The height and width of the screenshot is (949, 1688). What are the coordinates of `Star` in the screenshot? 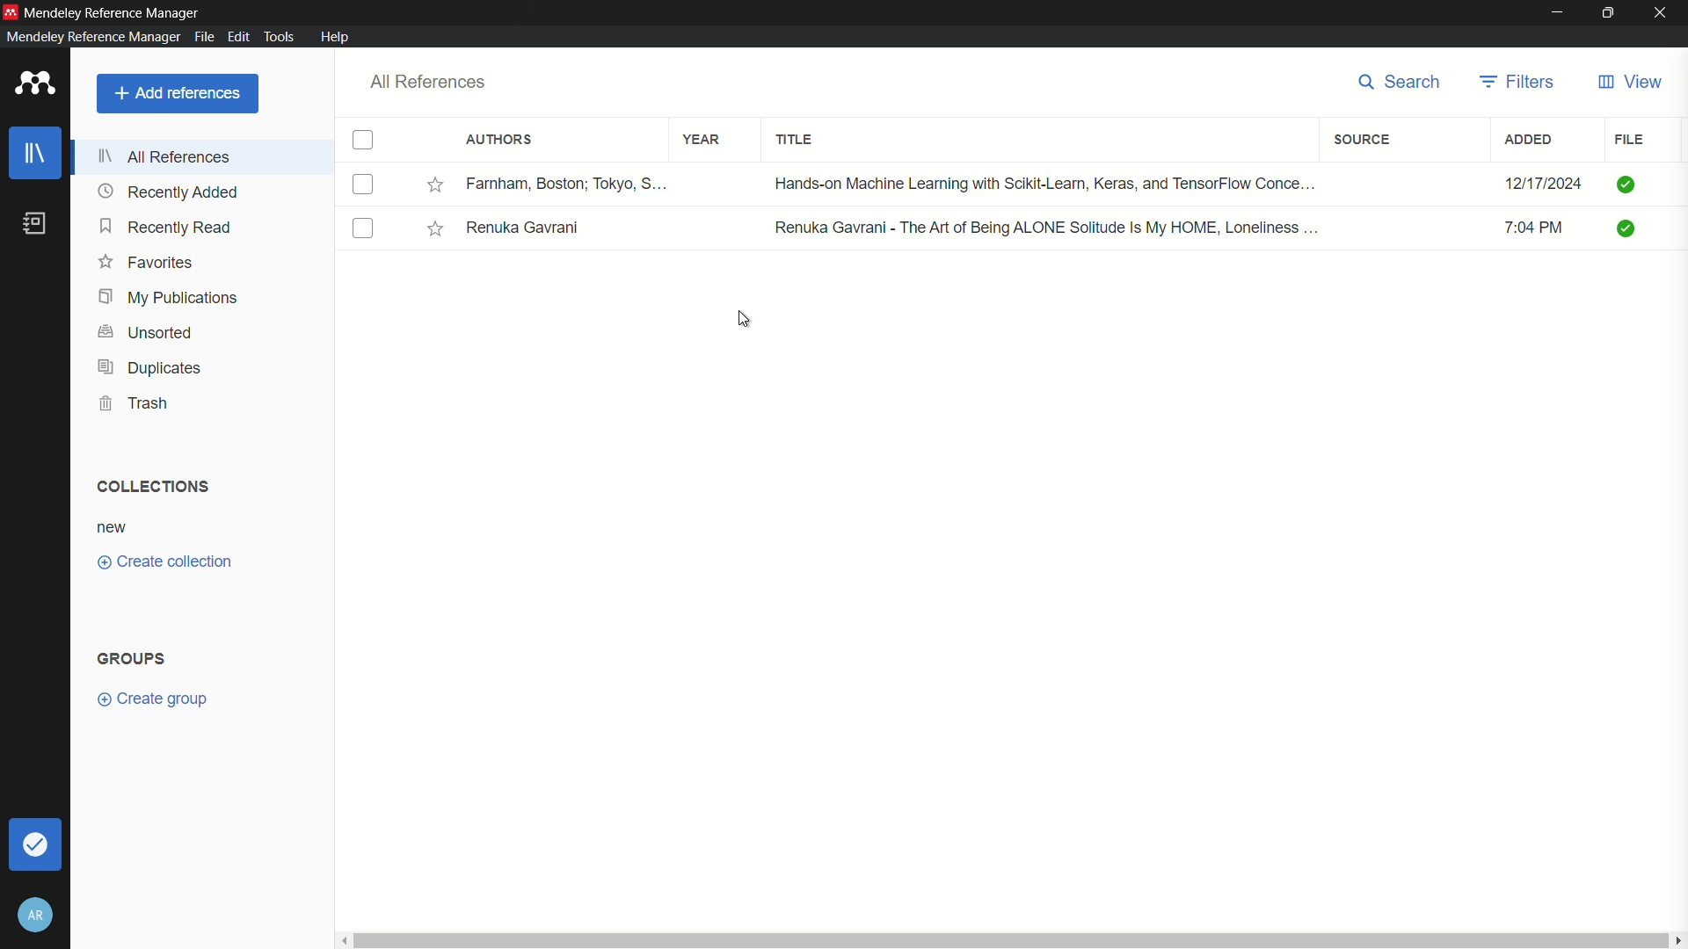 It's located at (437, 185).